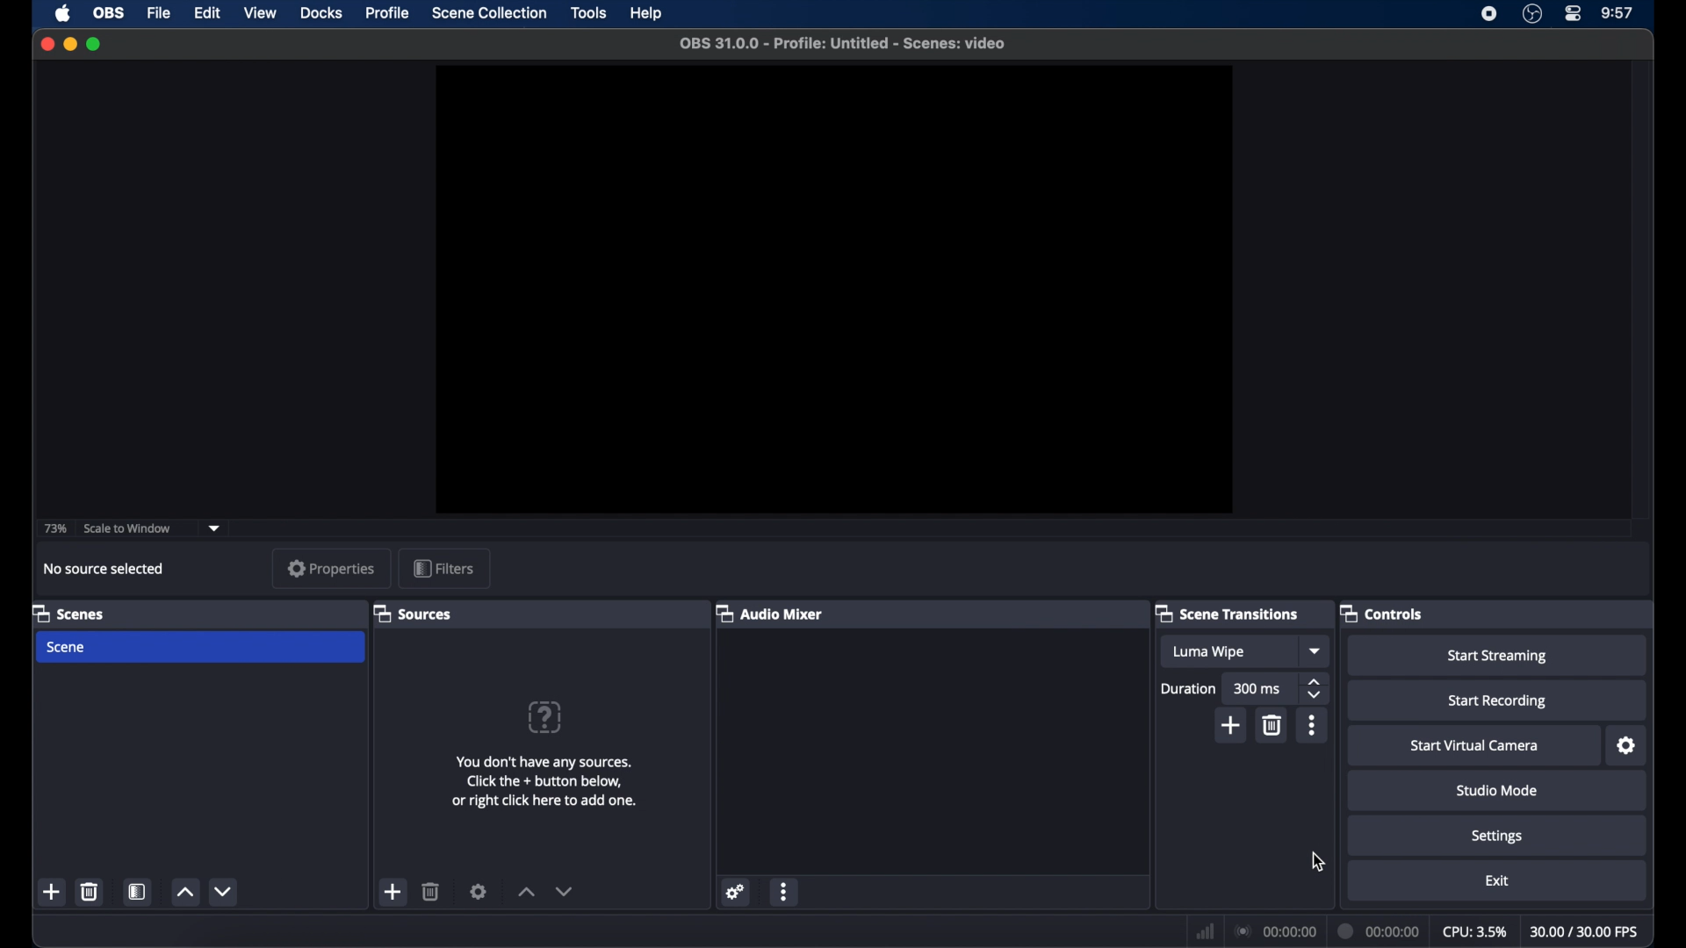  I want to click on settings, so click(1627, 746).